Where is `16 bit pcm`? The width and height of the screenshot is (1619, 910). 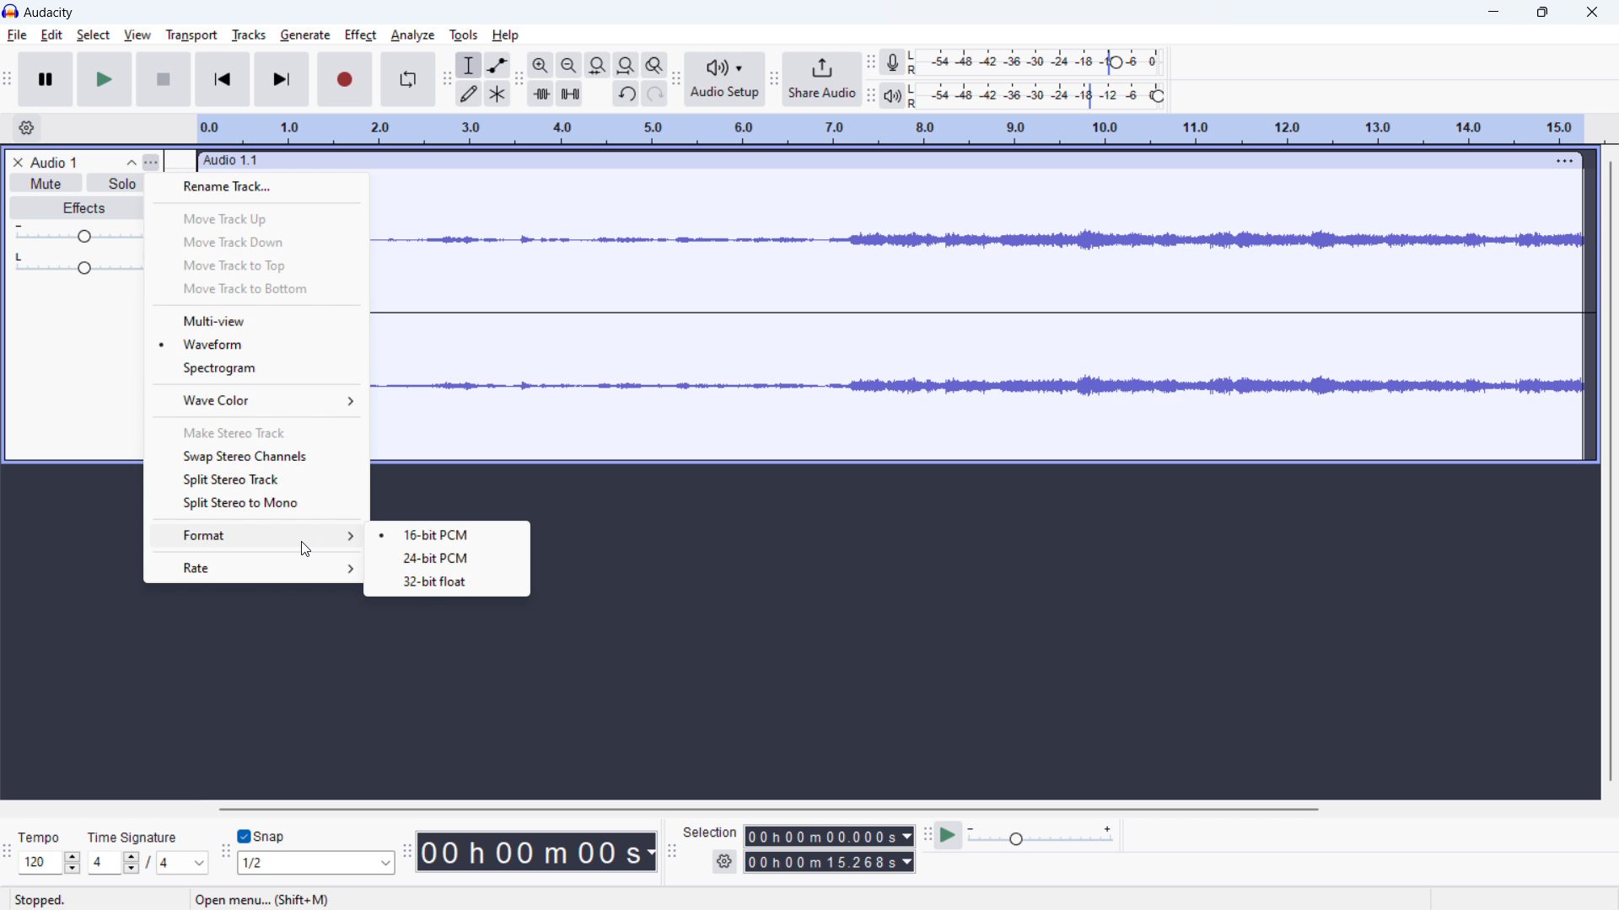 16 bit pcm is located at coordinates (447, 535).